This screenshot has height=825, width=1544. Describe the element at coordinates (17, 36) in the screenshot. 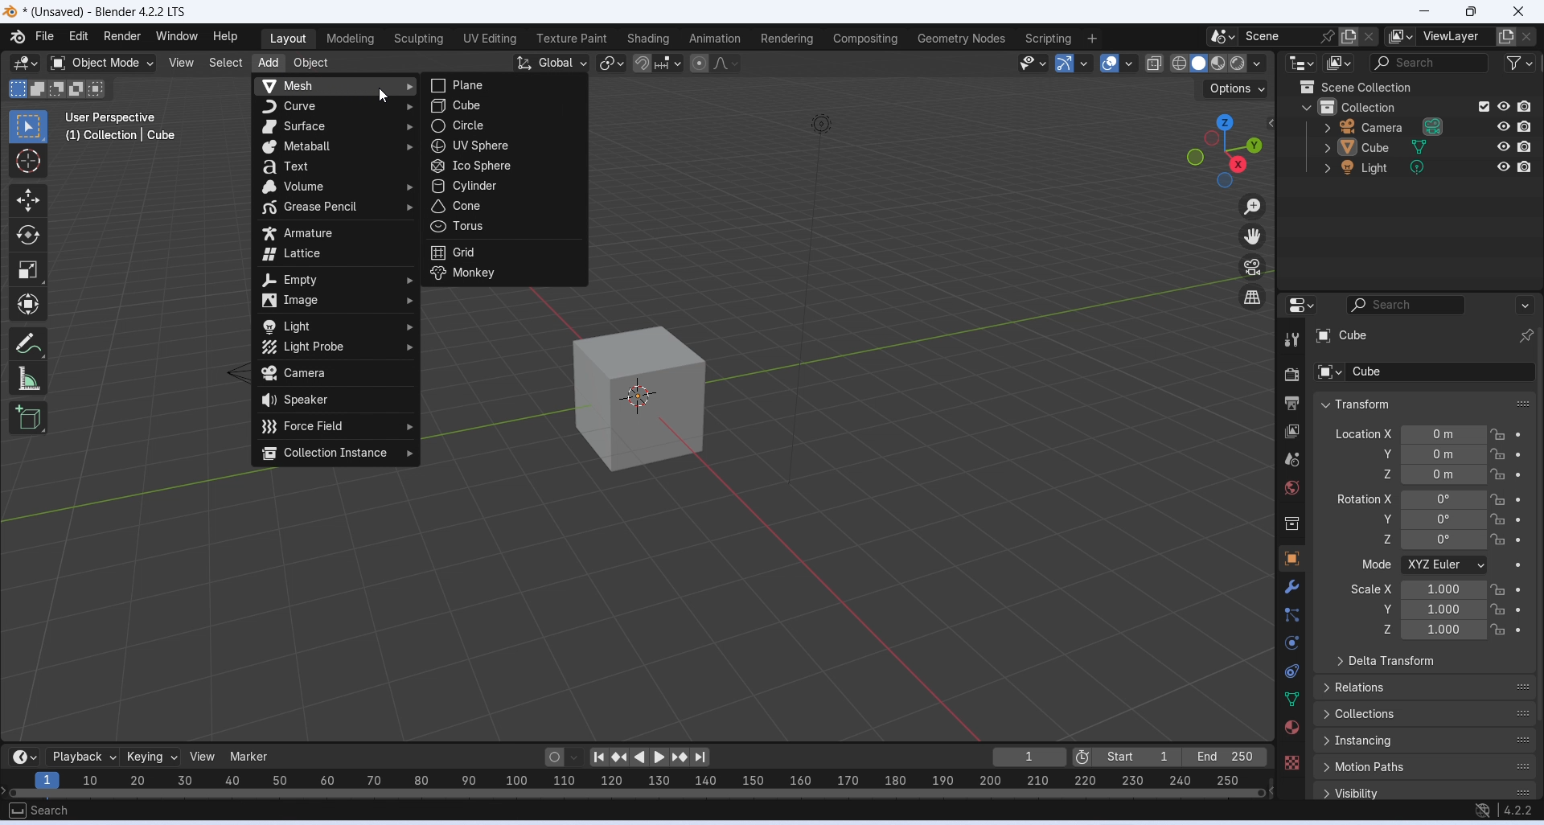

I see `Logo` at that location.